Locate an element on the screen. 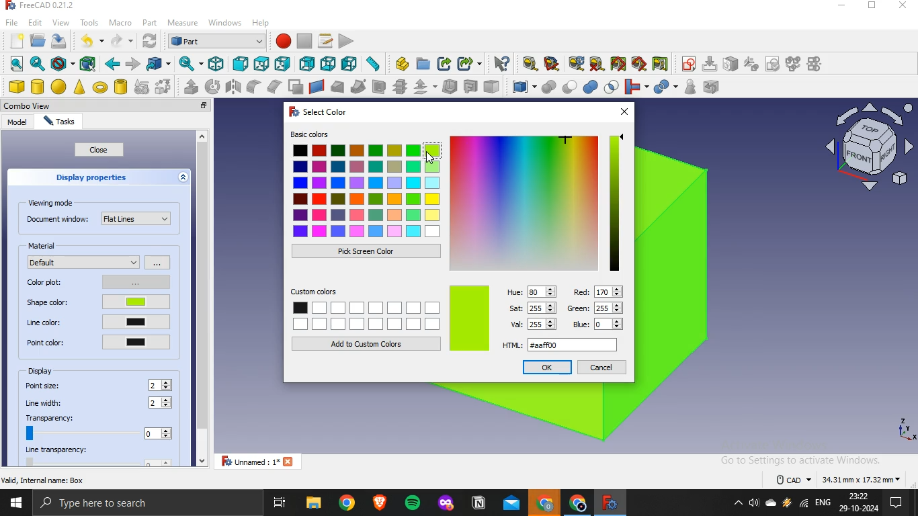  open file is located at coordinates (36, 40).